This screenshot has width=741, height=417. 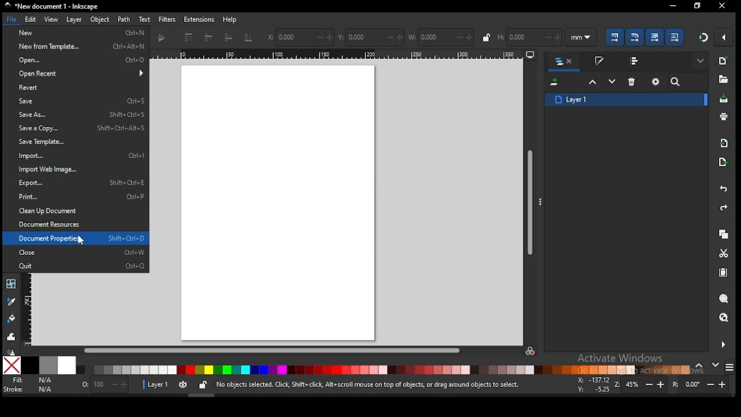 What do you see at coordinates (723, 235) in the screenshot?
I see `copy` at bounding box center [723, 235].